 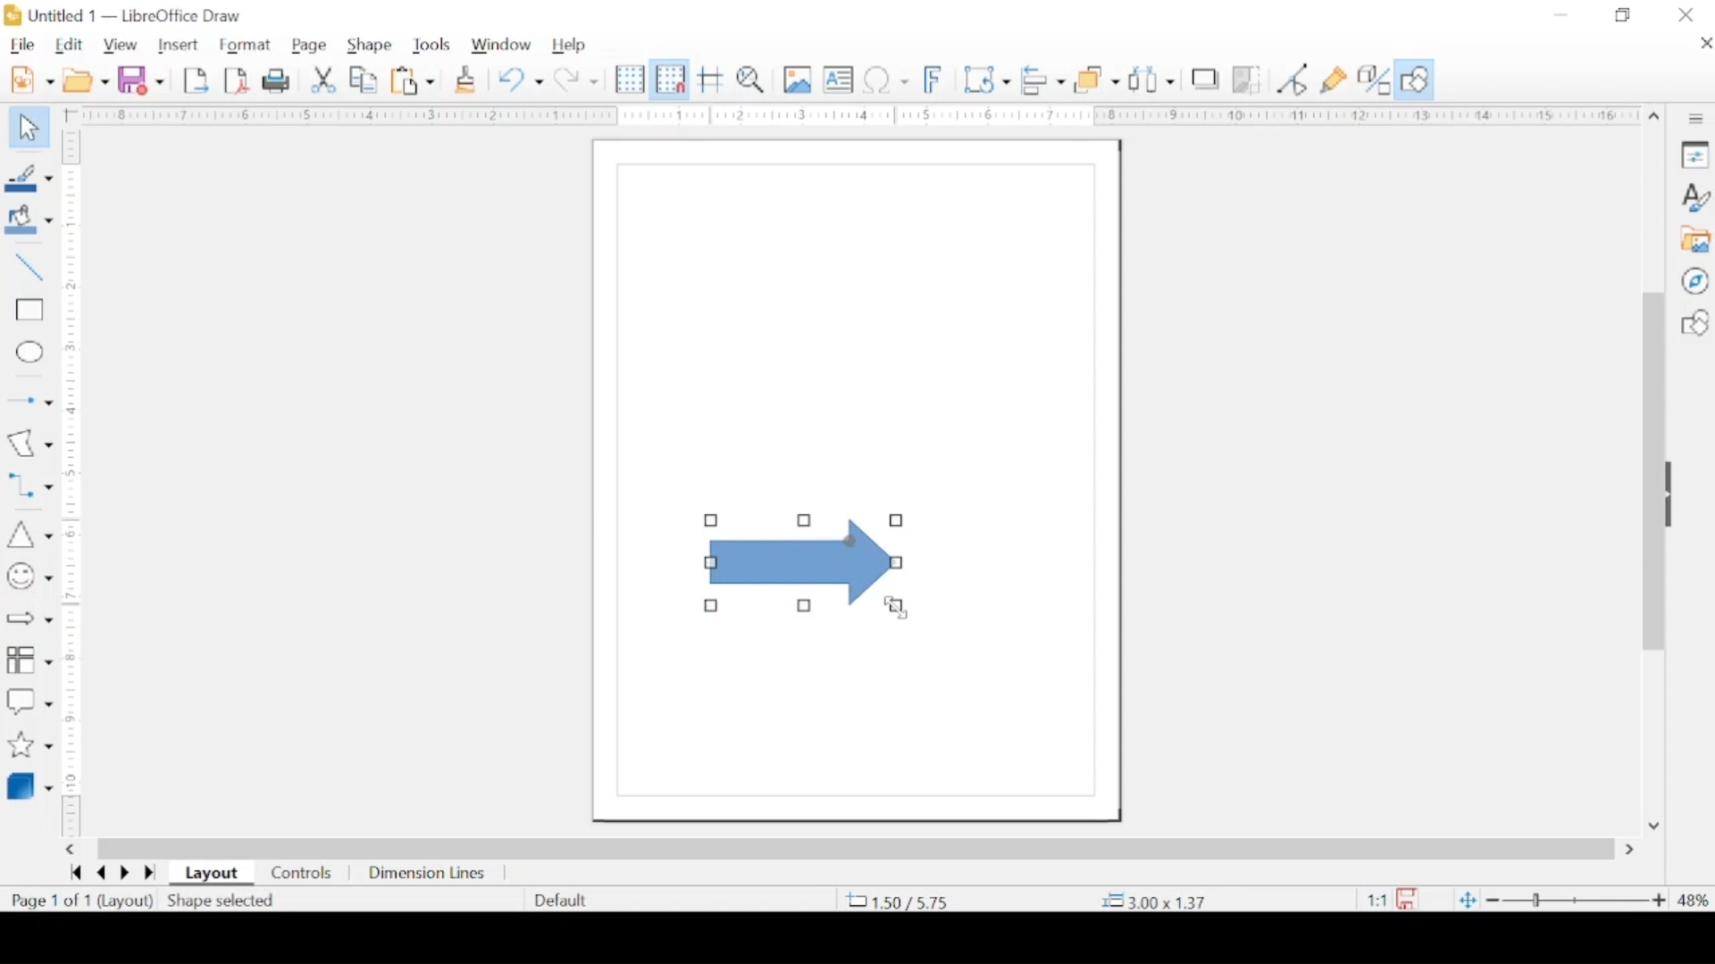 What do you see at coordinates (1416, 79) in the screenshot?
I see `show draw functions` at bounding box center [1416, 79].